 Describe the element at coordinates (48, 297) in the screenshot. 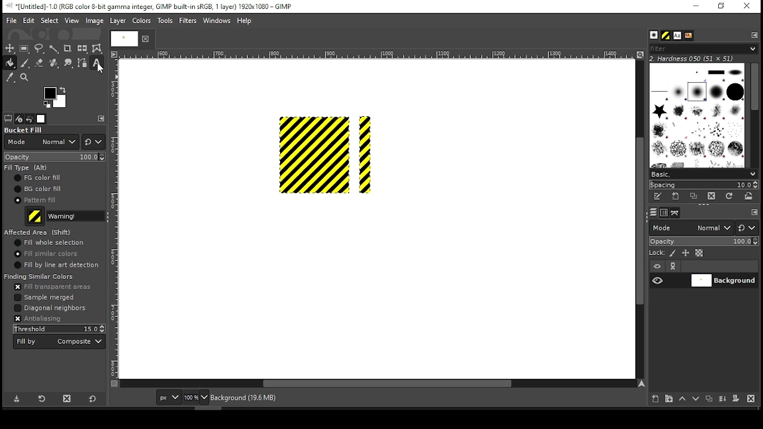

I see `sampled merged` at that location.